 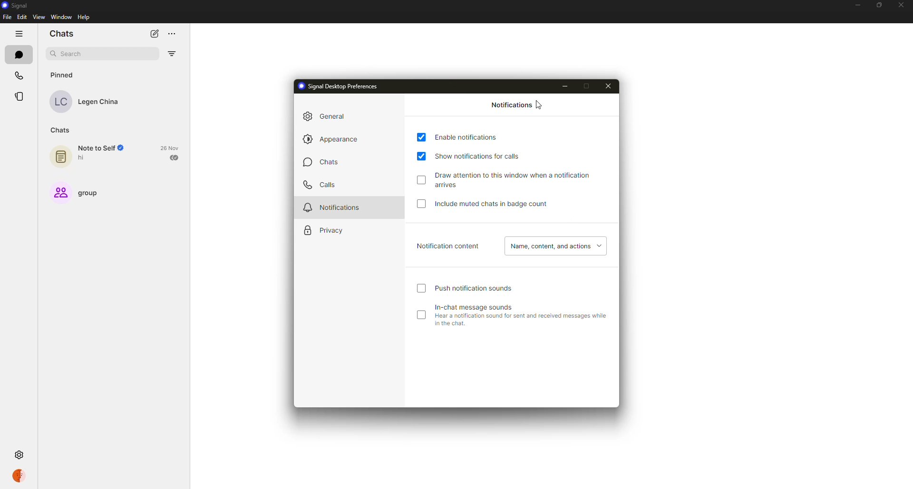 What do you see at coordinates (62, 75) in the screenshot?
I see `pinned` at bounding box center [62, 75].